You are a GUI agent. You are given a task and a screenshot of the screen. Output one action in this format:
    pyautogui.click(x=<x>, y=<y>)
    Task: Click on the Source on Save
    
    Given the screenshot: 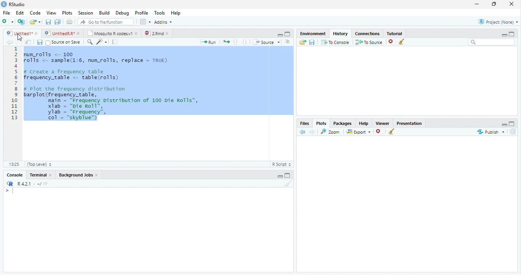 What is the action you would take?
    pyautogui.click(x=63, y=42)
    